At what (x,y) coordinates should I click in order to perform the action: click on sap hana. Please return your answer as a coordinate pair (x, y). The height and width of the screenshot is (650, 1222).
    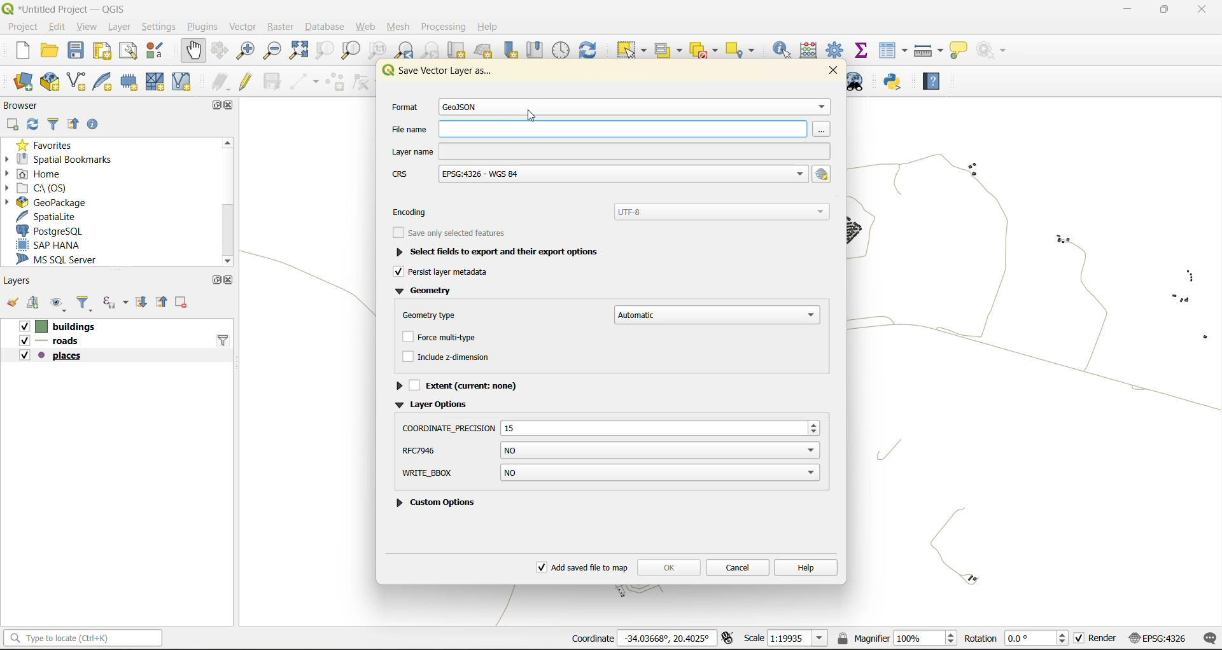
    Looking at the image, I should click on (52, 245).